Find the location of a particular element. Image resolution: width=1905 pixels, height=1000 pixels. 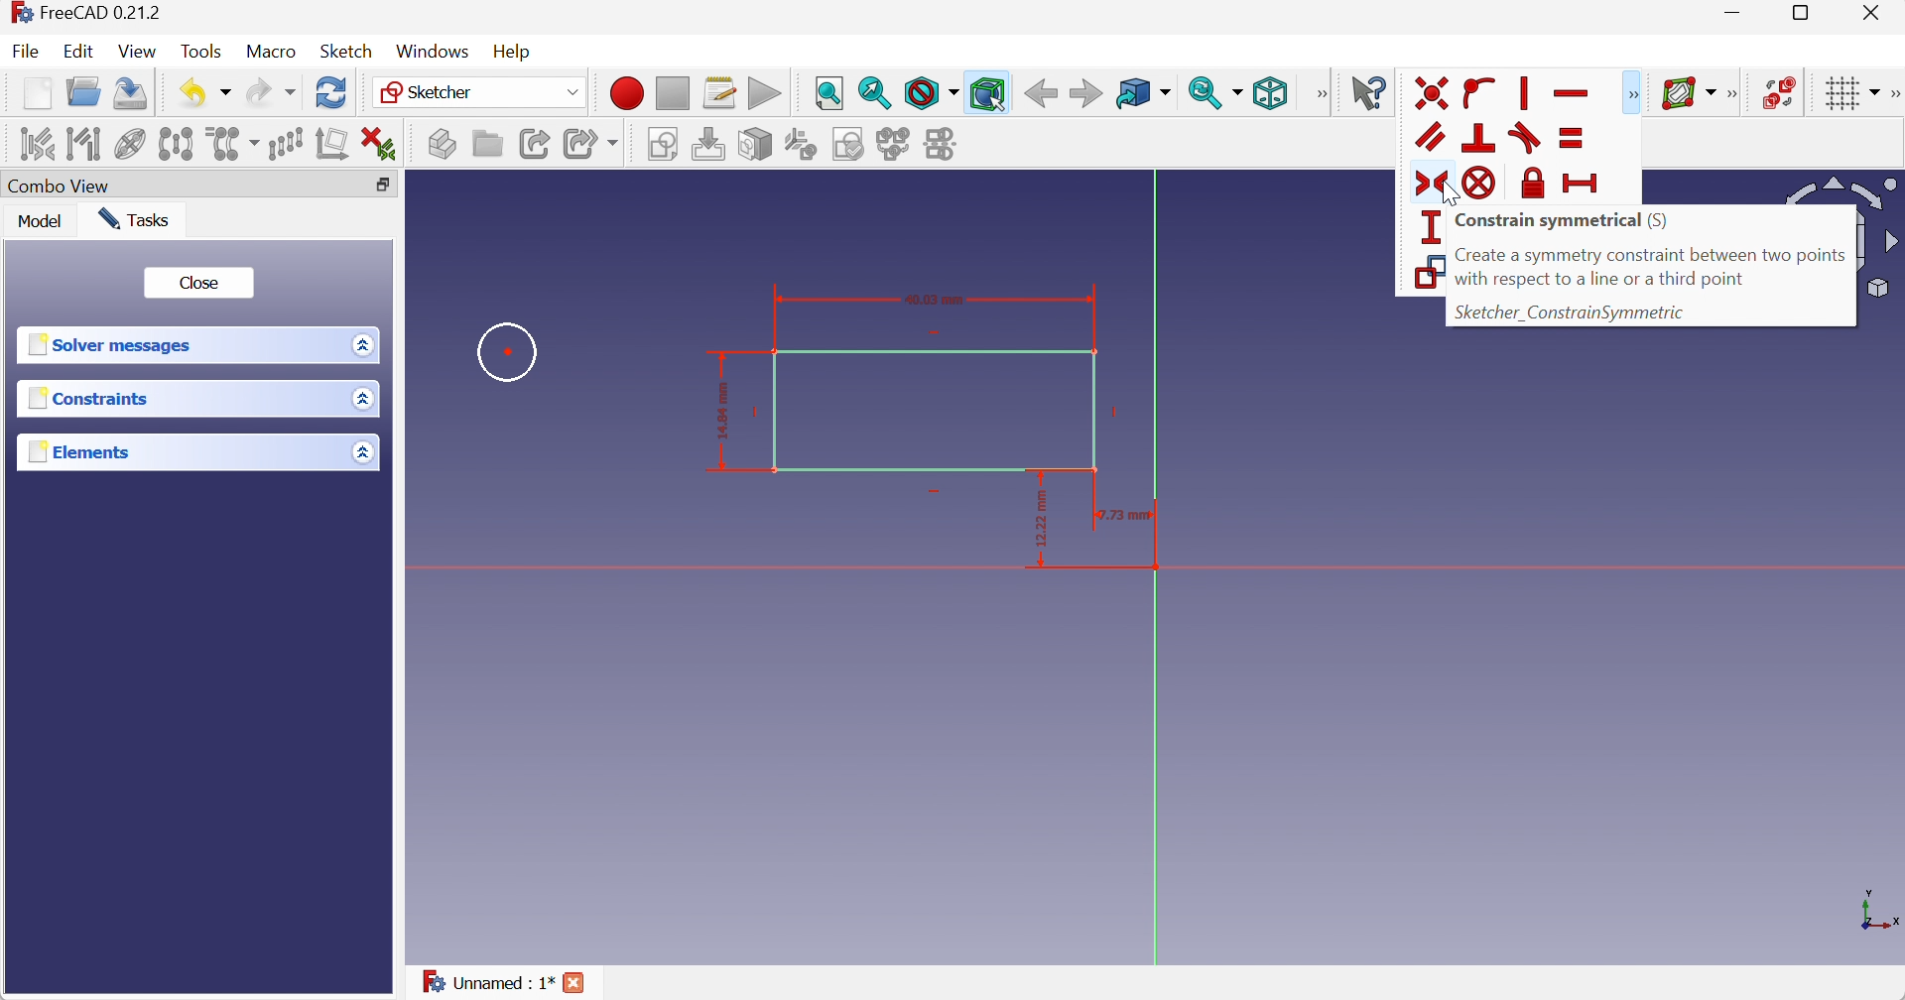

Macro recording... is located at coordinates (626, 93).